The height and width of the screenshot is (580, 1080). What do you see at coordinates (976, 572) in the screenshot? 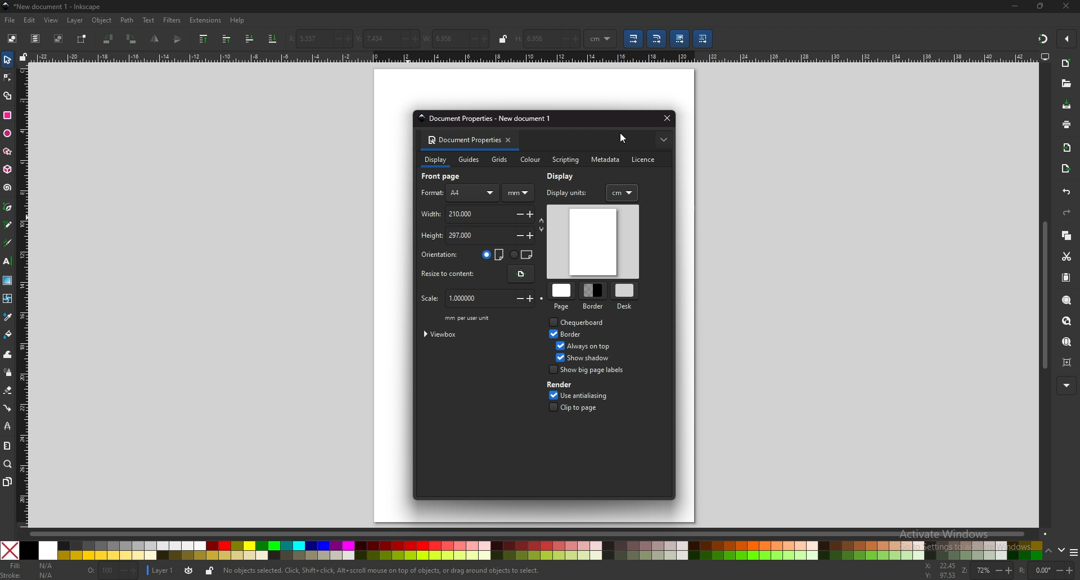
I see `zoom` at bounding box center [976, 572].